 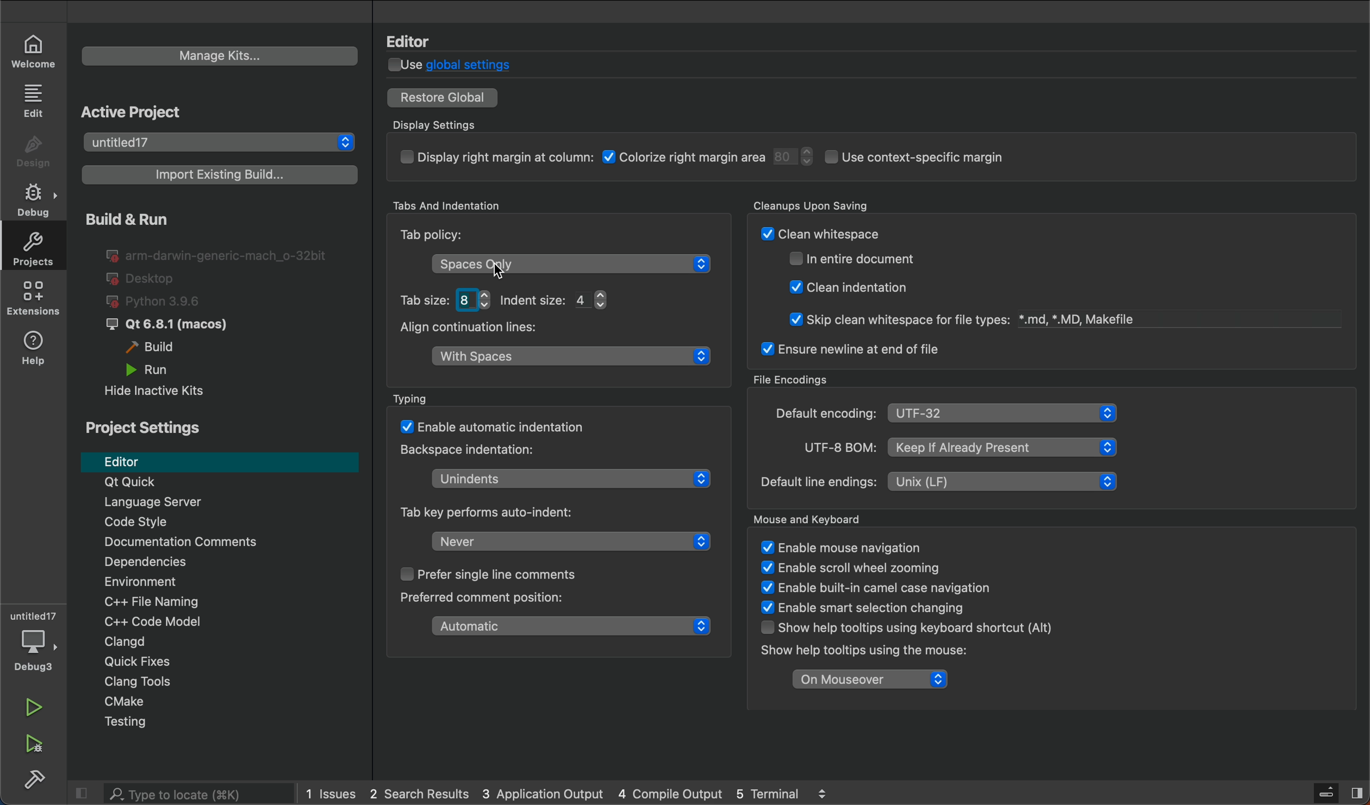 What do you see at coordinates (417, 40) in the screenshot?
I see `Editor` at bounding box center [417, 40].